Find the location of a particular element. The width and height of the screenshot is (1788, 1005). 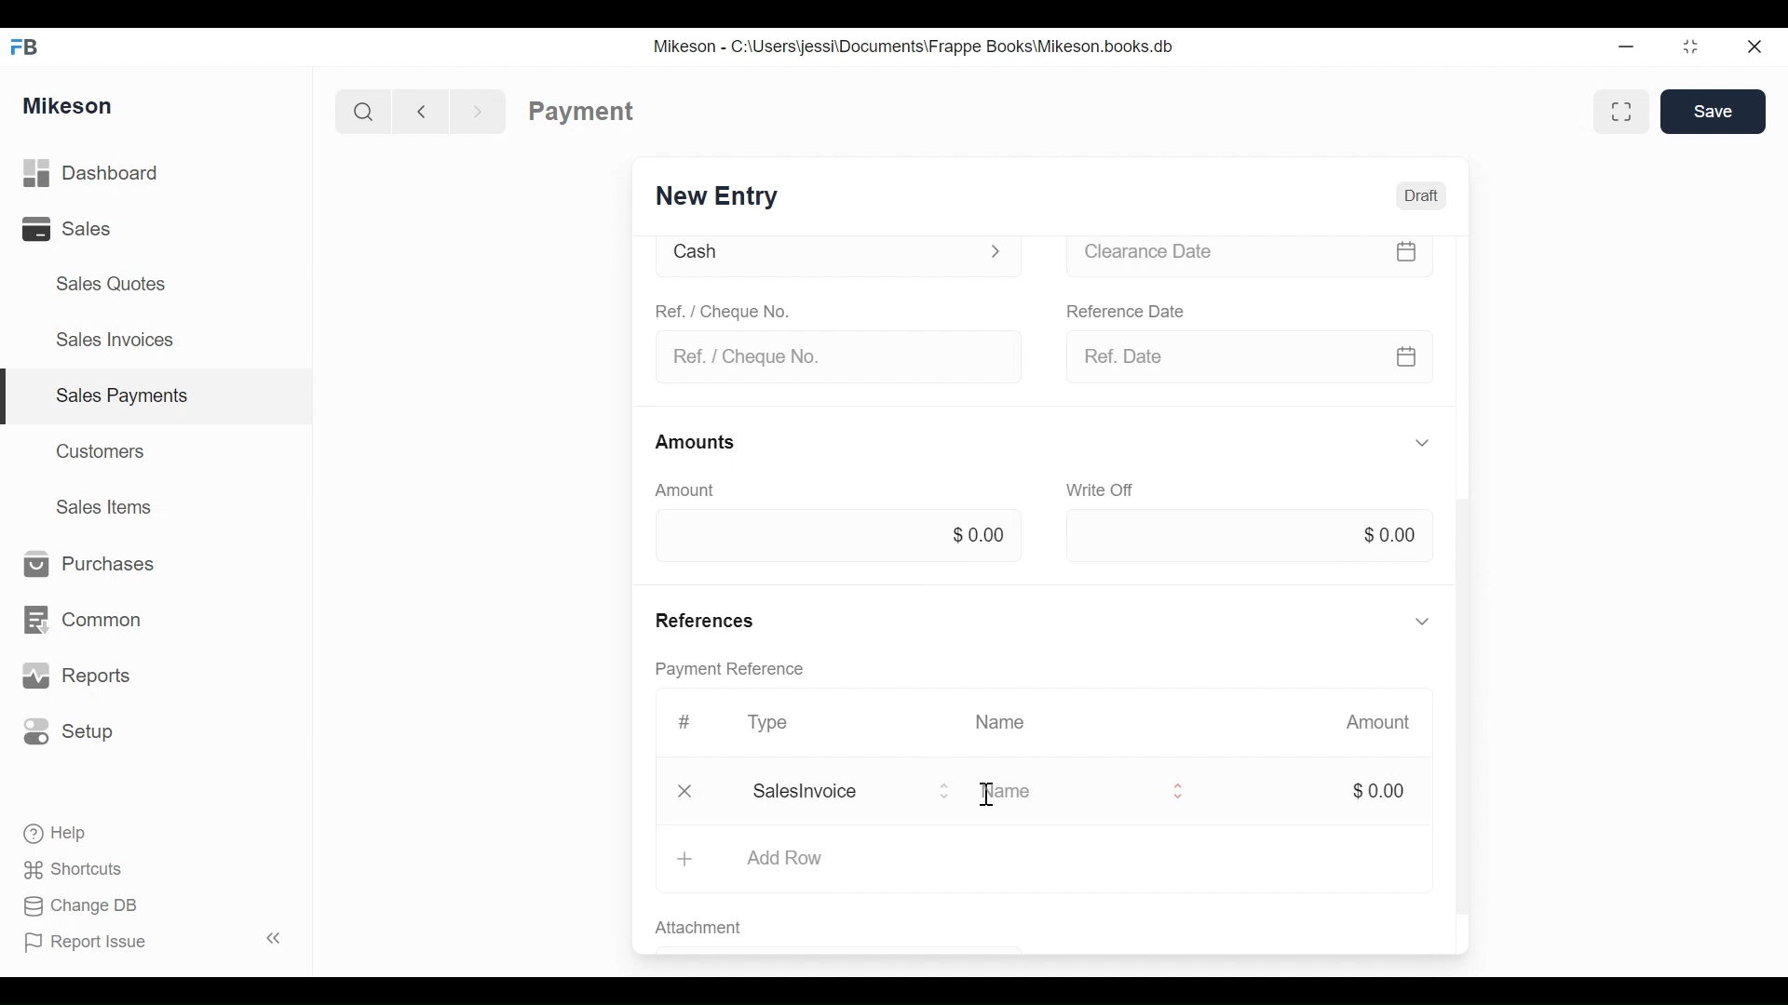

Shortcuts is located at coordinates (81, 864).